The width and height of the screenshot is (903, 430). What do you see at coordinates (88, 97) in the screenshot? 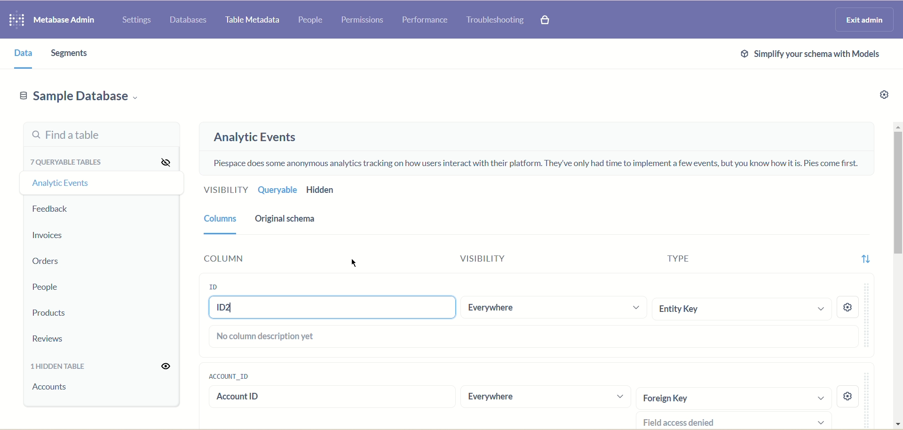
I see `Sample database` at bounding box center [88, 97].